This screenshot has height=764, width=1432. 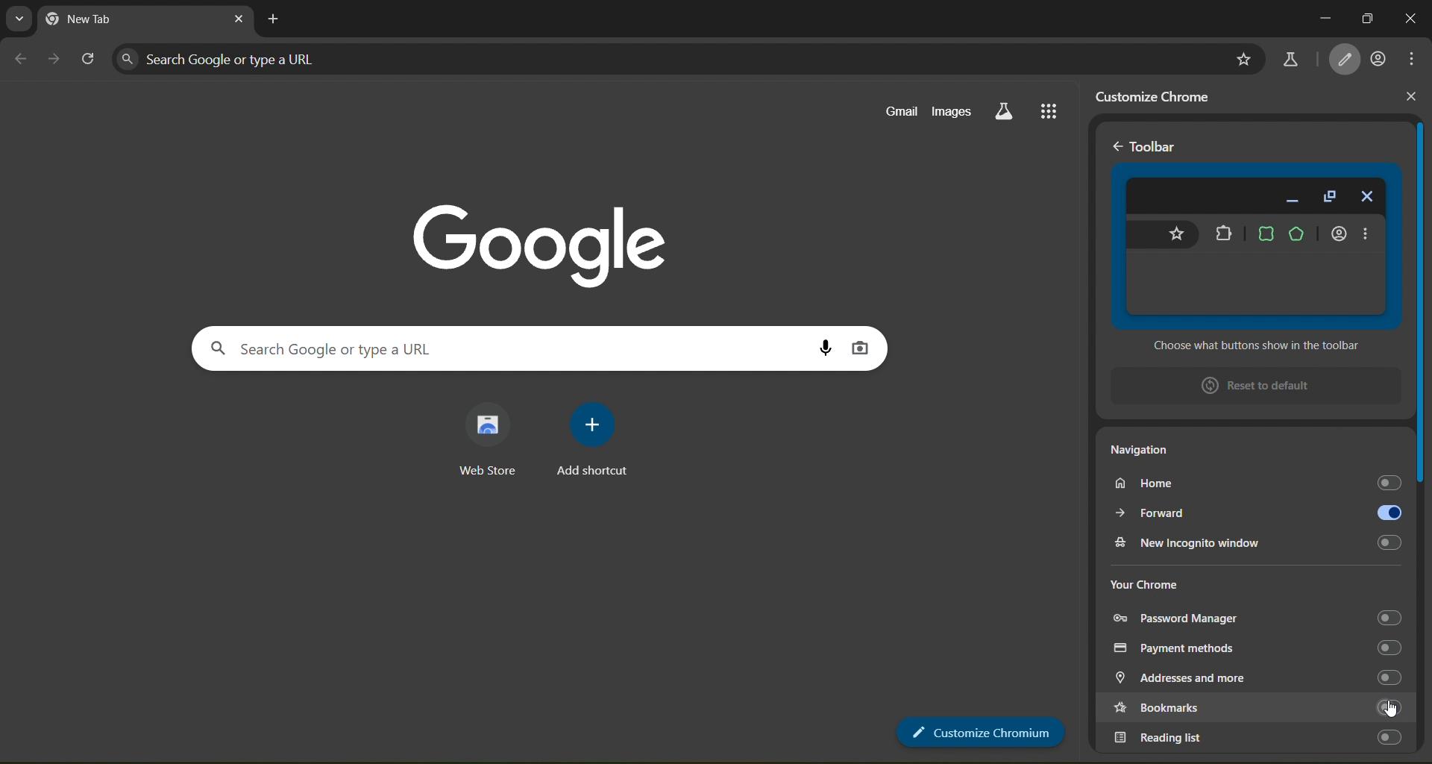 I want to click on image search, so click(x=864, y=350).